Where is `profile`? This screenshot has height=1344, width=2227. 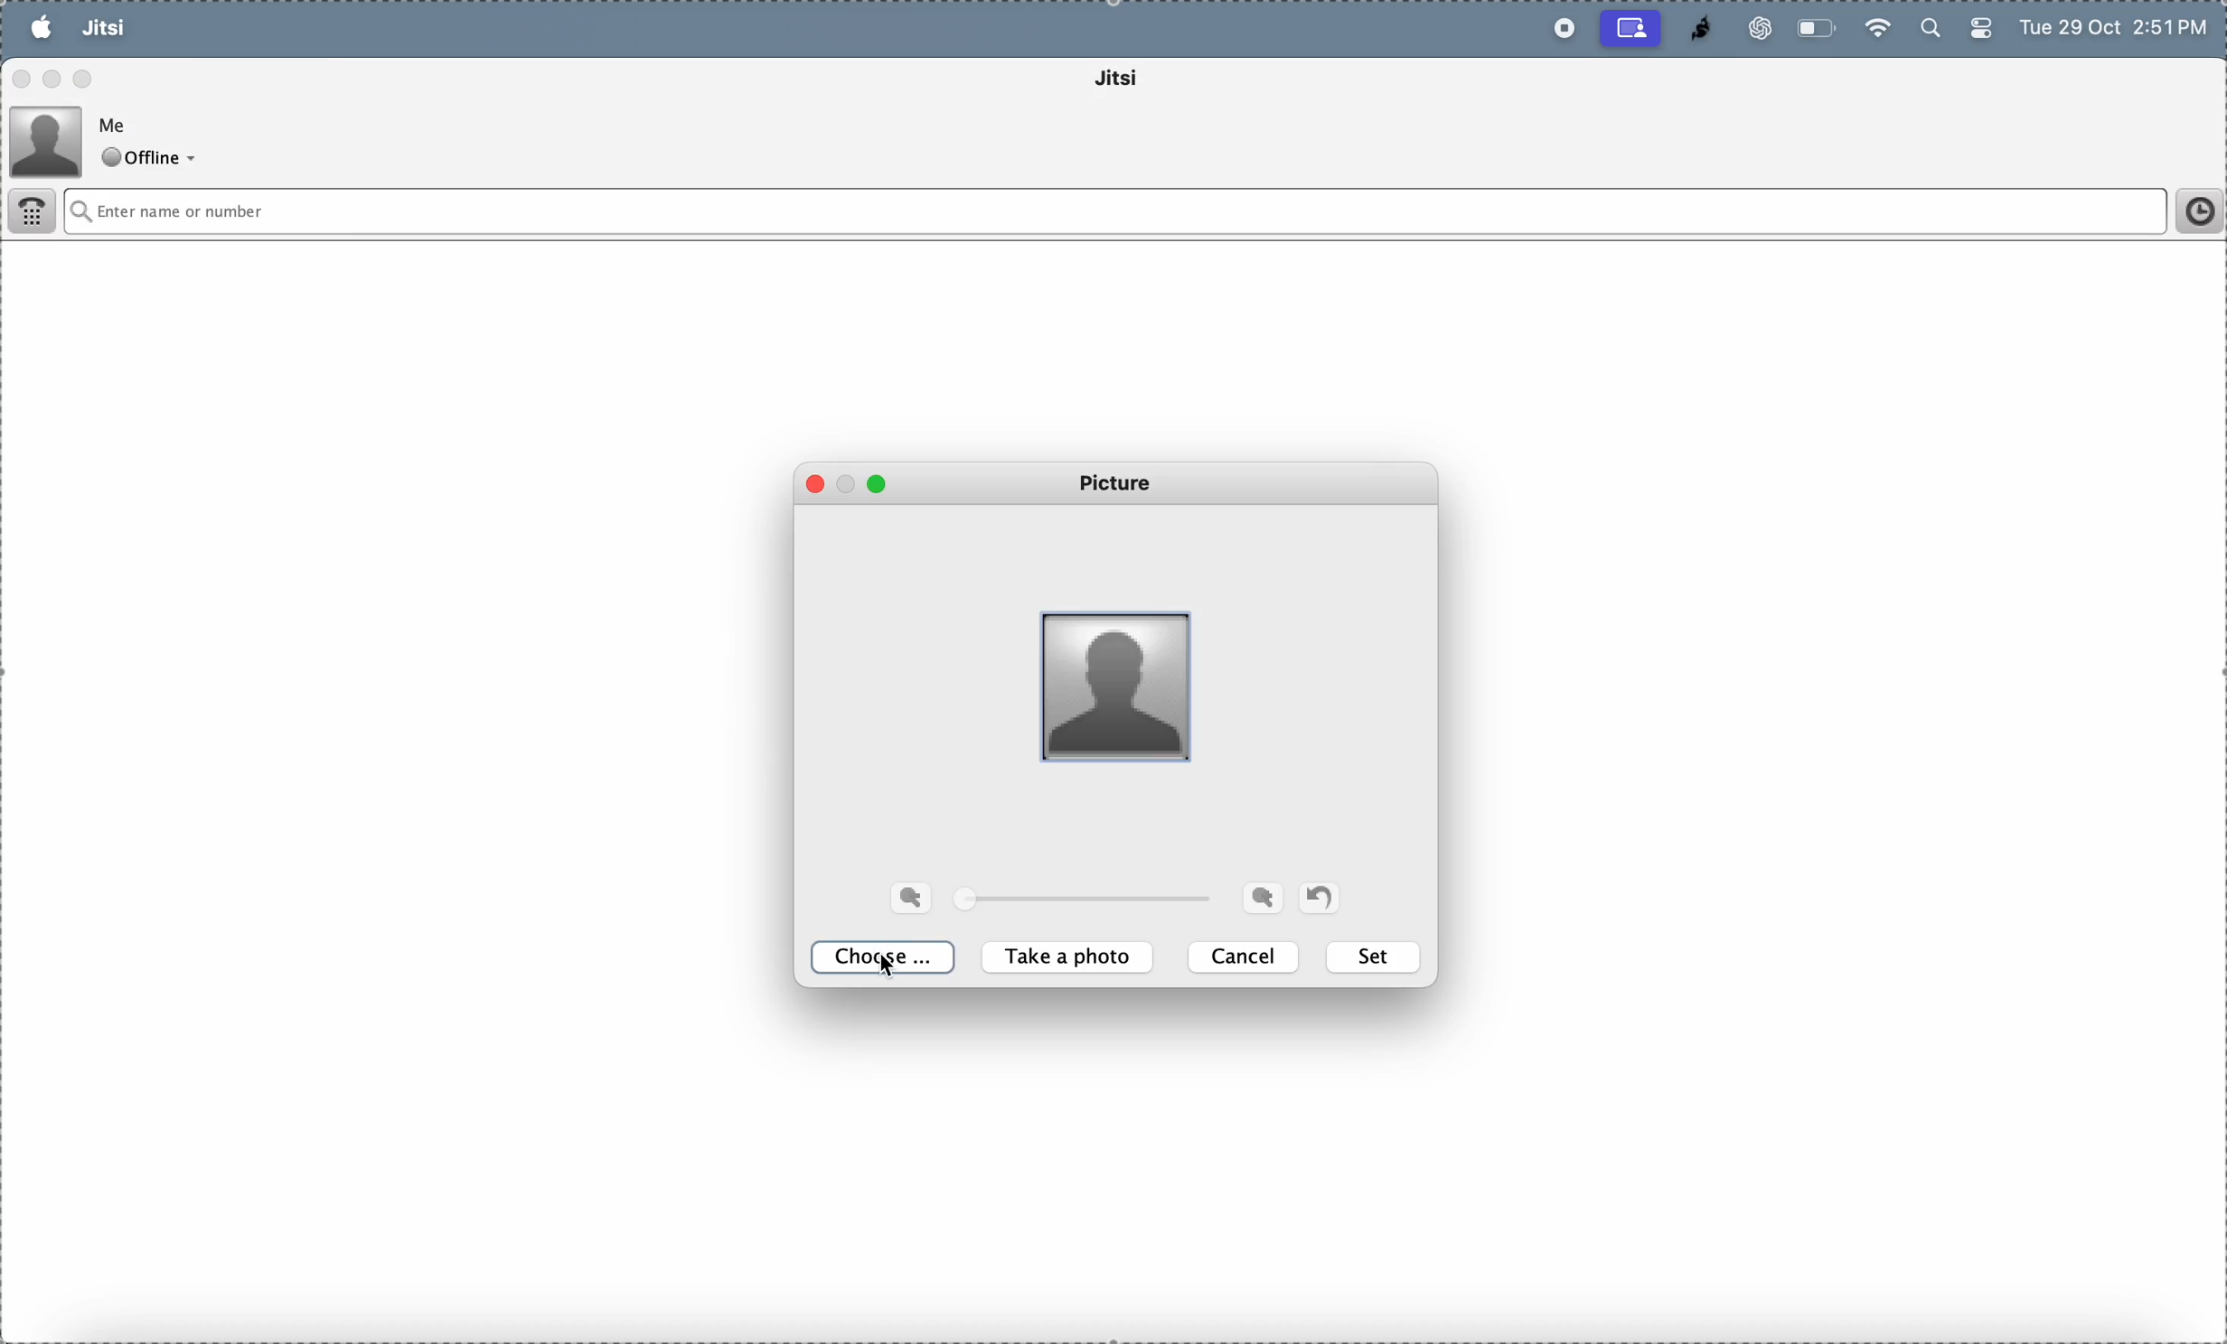
profile is located at coordinates (47, 139).